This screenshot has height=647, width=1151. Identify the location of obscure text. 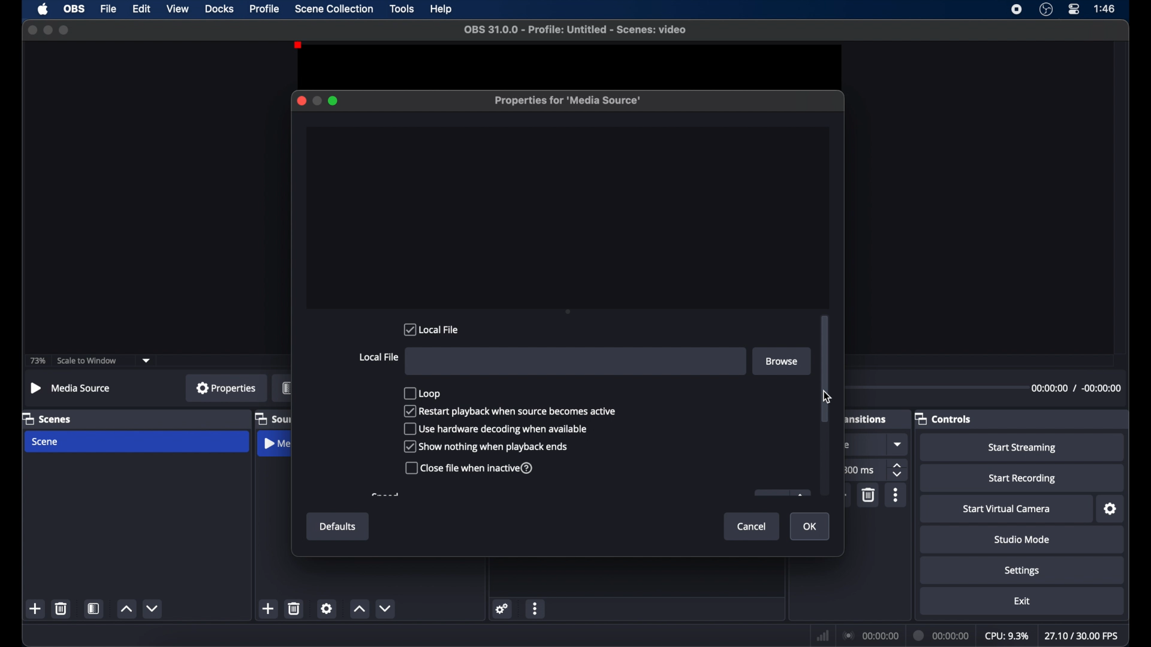
(385, 495).